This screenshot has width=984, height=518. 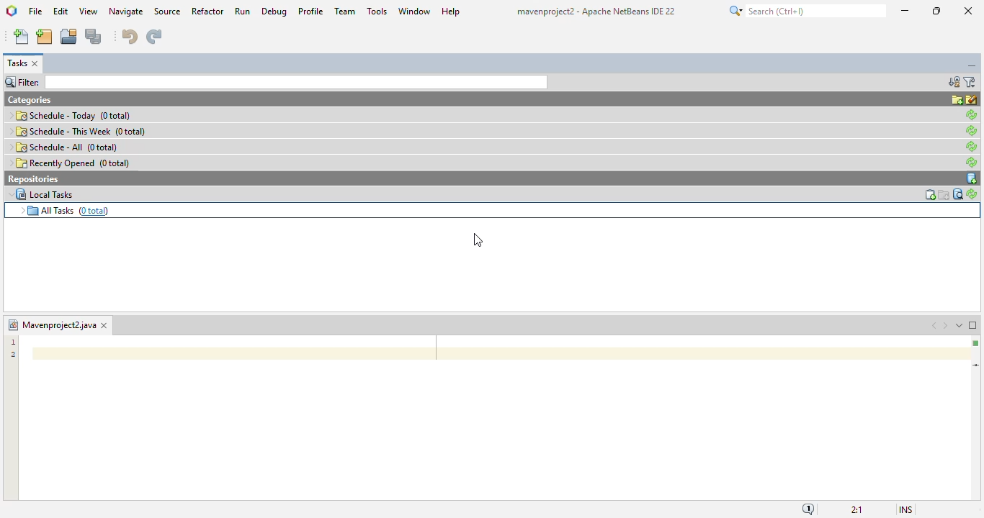 What do you see at coordinates (936, 11) in the screenshot?
I see `maximize` at bounding box center [936, 11].